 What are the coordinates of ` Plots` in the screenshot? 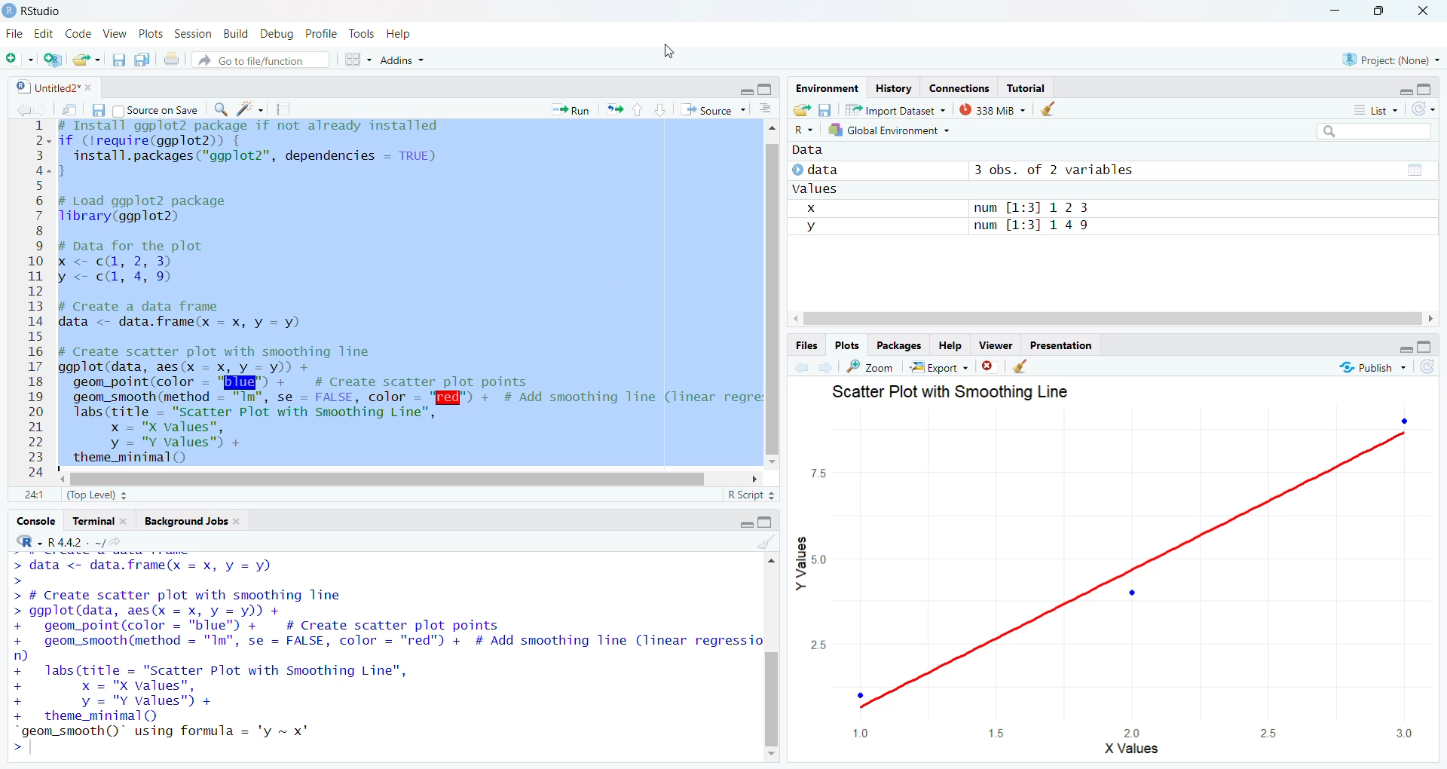 It's located at (148, 34).